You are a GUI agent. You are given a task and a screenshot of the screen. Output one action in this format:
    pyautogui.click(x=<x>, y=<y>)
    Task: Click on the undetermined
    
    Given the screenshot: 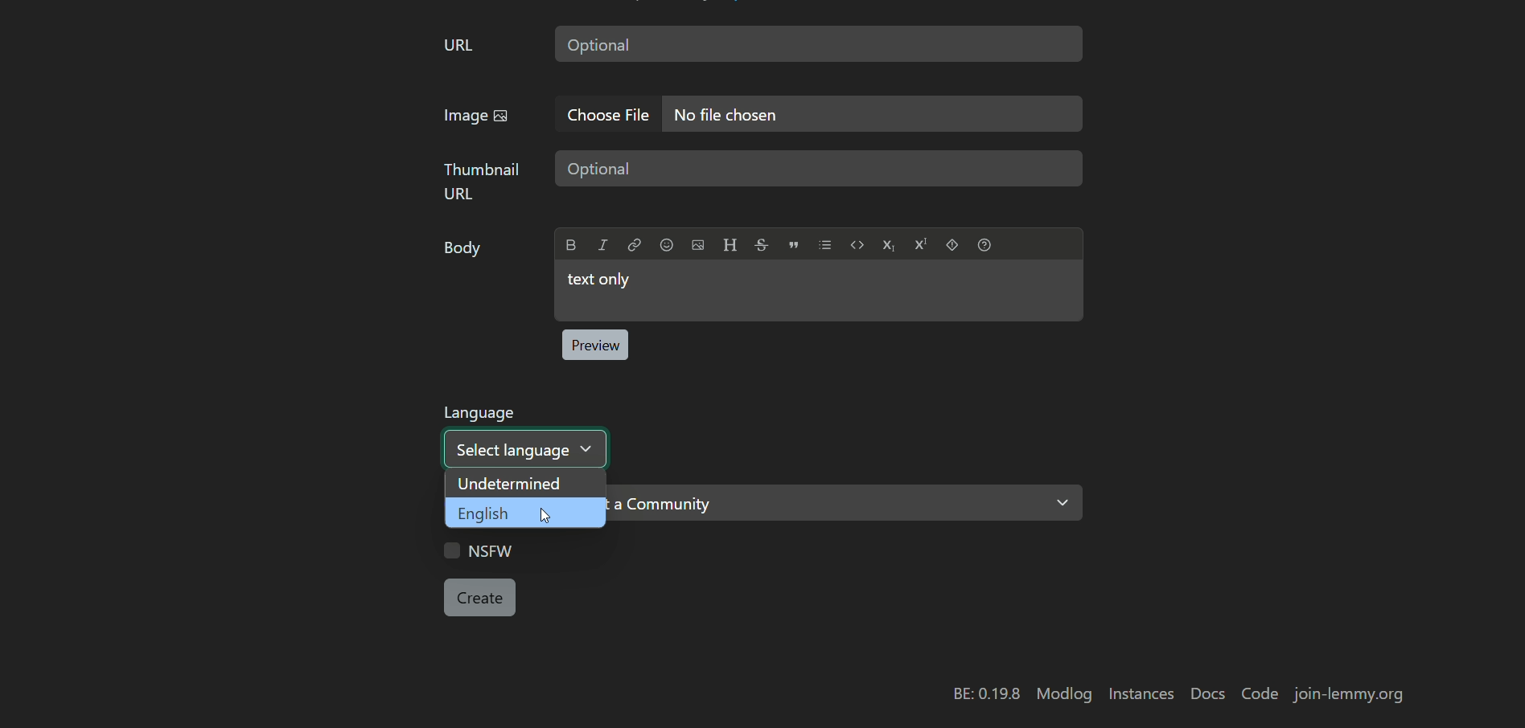 What is the action you would take?
    pyautogui.click(x=525, y=484)
    